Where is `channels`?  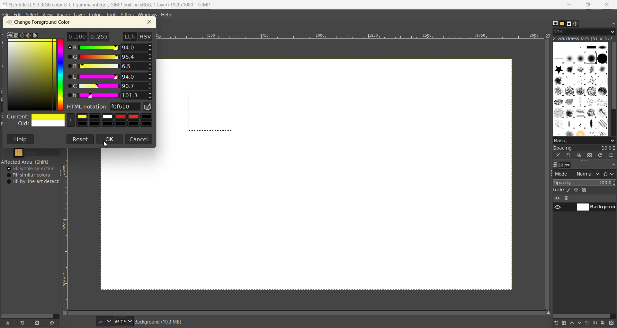
channels is located at coordinates (562, 166).